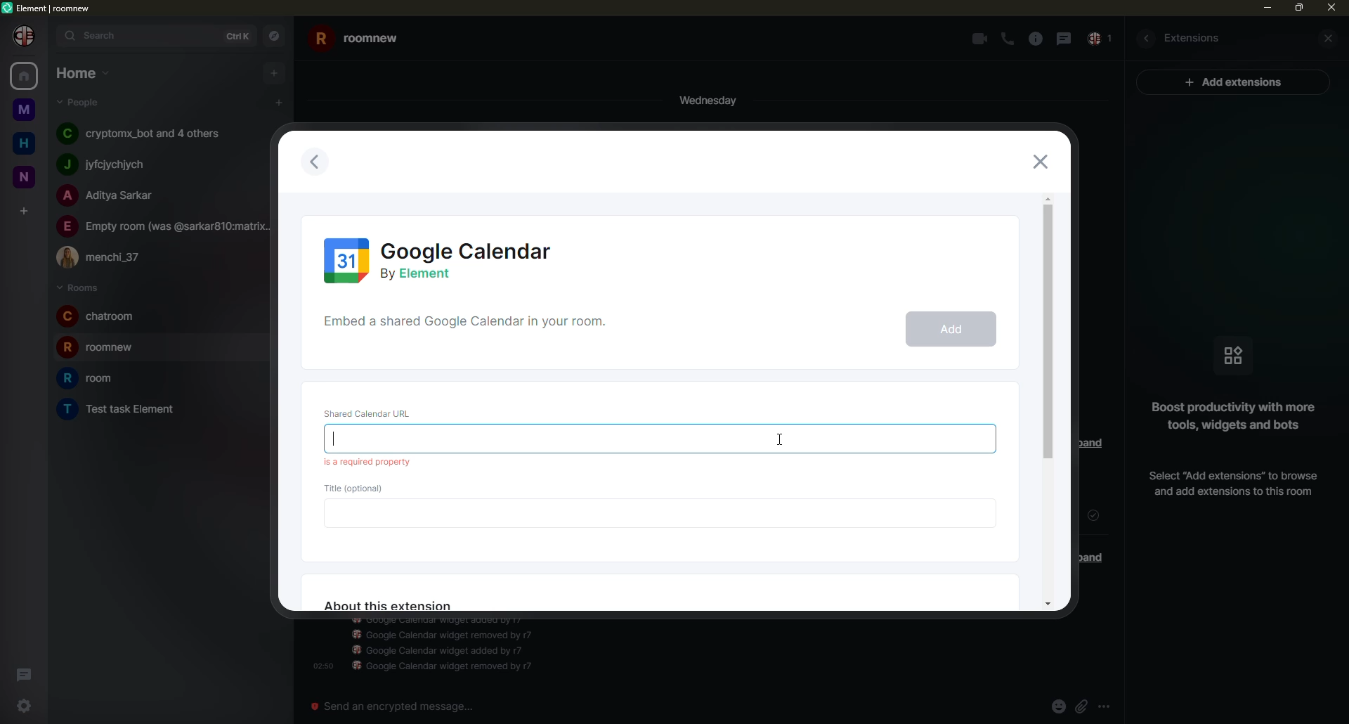 This screenshot has height=724, width=1349. I want to click on ctrlK, so click(238, 35).